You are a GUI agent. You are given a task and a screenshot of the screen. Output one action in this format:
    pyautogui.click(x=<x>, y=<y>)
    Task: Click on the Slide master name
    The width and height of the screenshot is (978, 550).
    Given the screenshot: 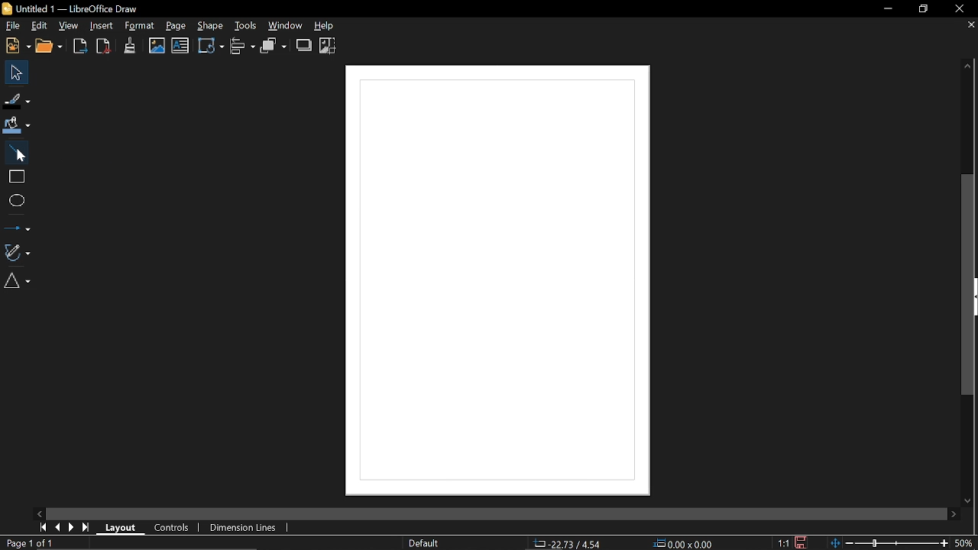 What is the action you would take?
    pyautogui.click(x=437, y=542)
    